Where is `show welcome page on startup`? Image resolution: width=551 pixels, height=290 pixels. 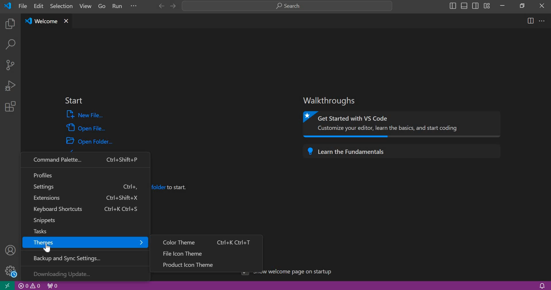 show welcome page on startup is located at coordinates (300, 273).